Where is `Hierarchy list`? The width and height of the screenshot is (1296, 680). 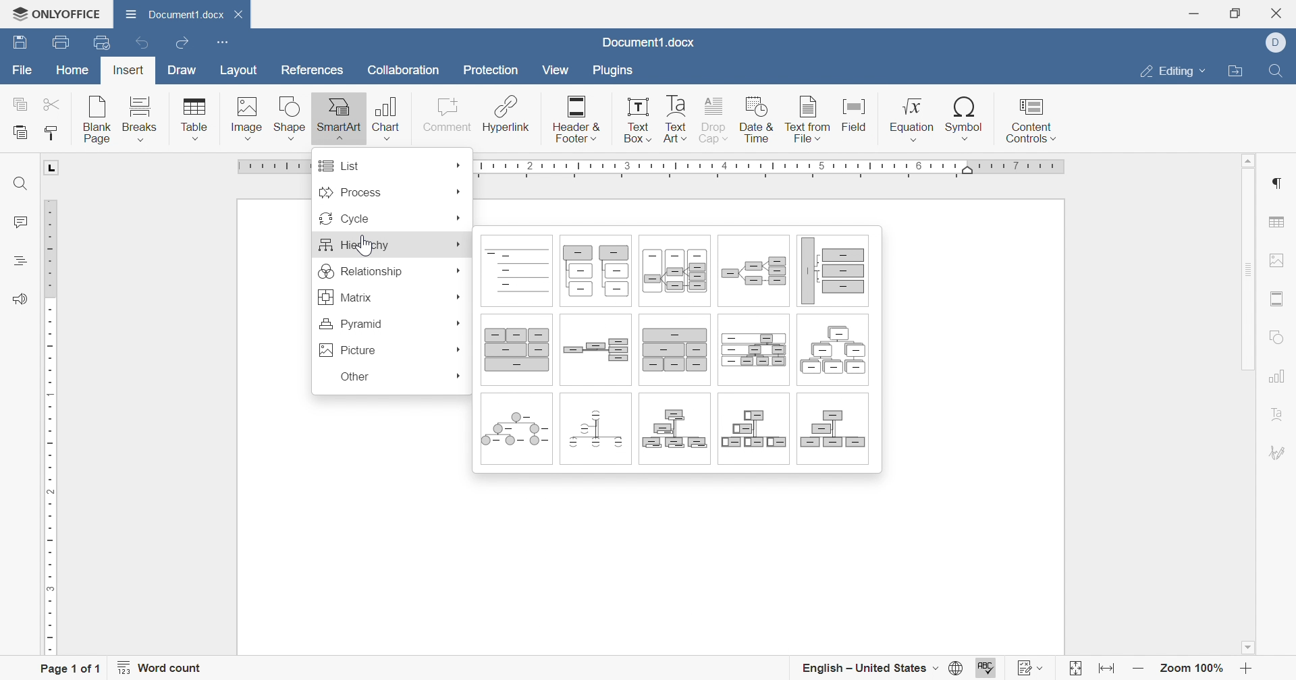
Hierarchy list is located at coordinates (593, 275).